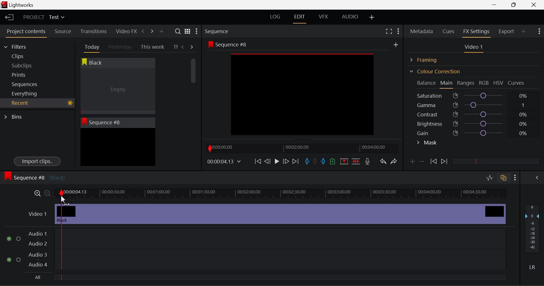 The image size is (544, 286). Describe the element at coordinates (296, 161) in the screenshot. I see `To End` at that location.